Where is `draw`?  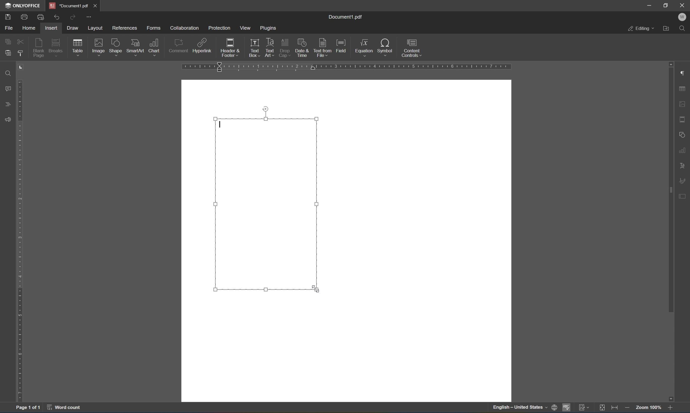
draw is located at coordinates (74, 27).